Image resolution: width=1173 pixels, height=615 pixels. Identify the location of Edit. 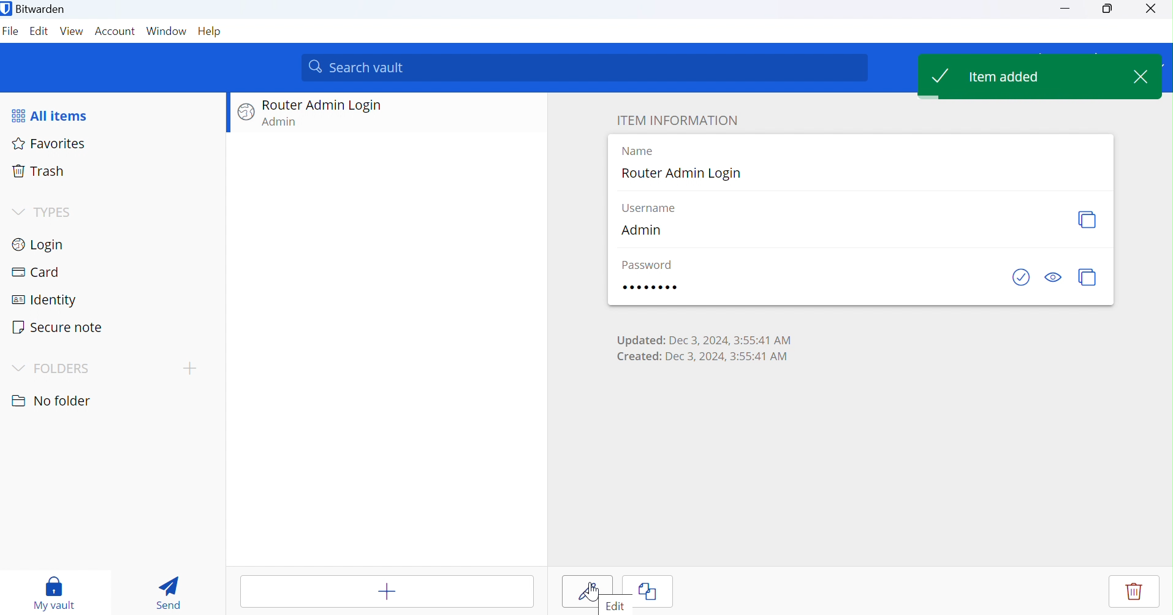
(615, 606).